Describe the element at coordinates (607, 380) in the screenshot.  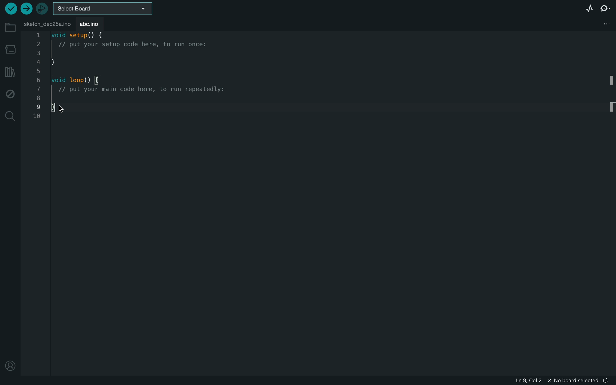
I see `notification` at that location.